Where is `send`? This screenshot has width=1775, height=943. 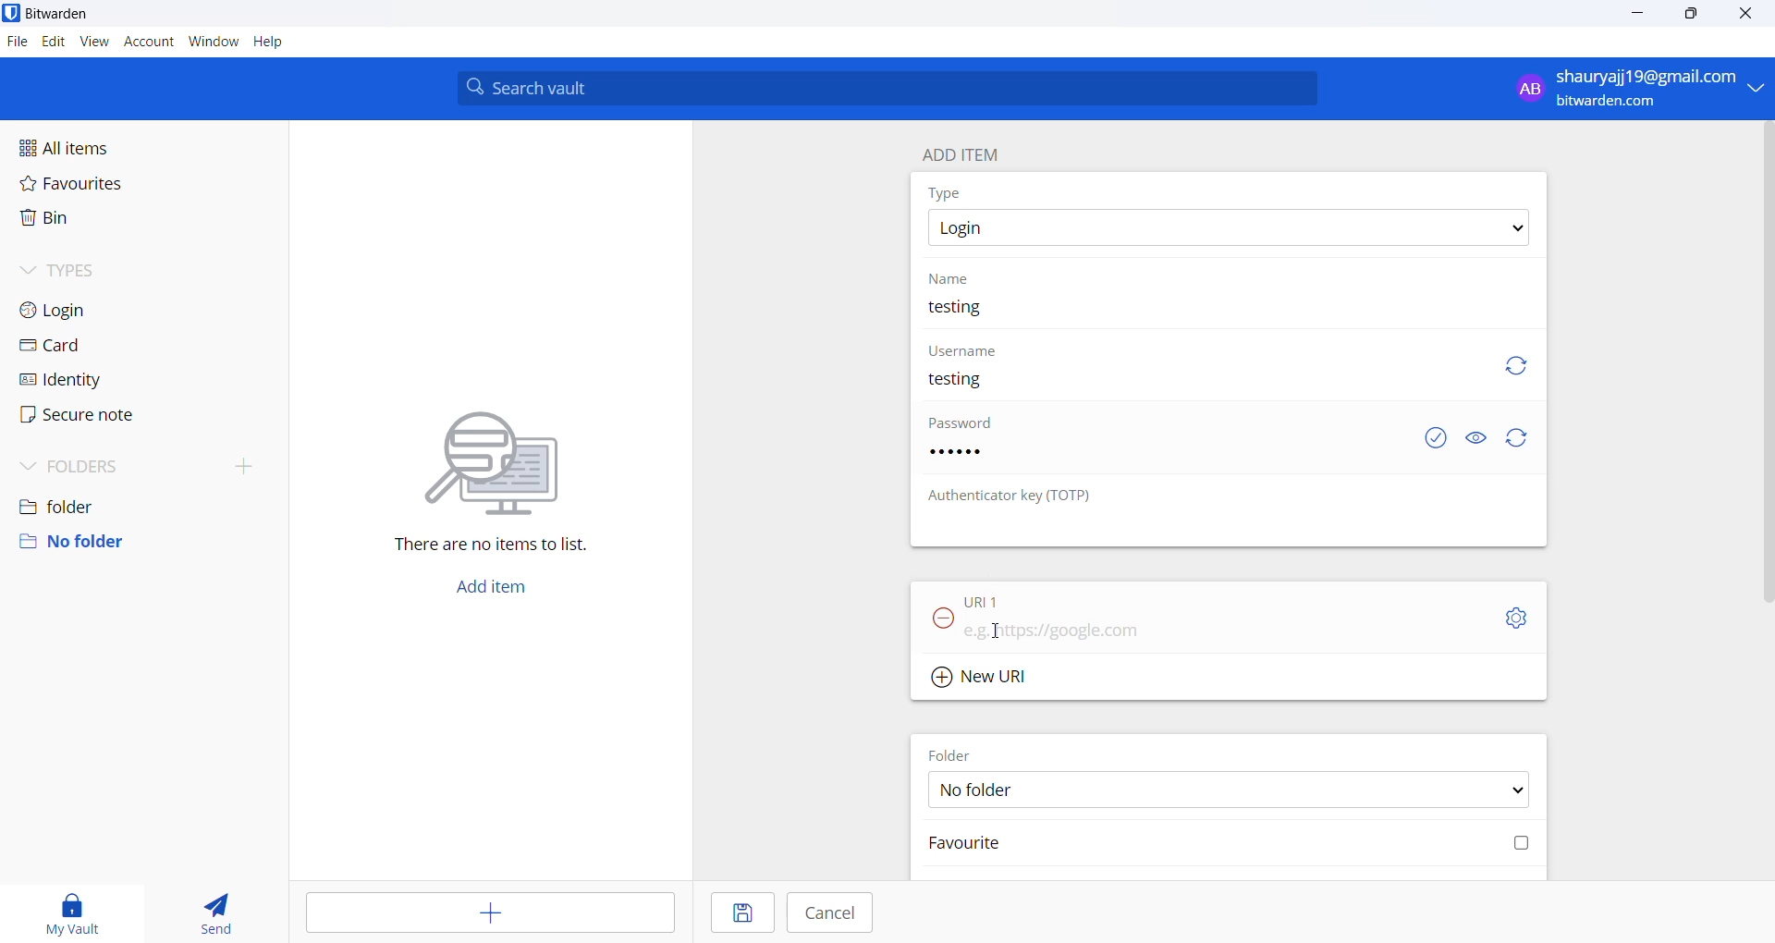
send is located at coordinates (218, 911).